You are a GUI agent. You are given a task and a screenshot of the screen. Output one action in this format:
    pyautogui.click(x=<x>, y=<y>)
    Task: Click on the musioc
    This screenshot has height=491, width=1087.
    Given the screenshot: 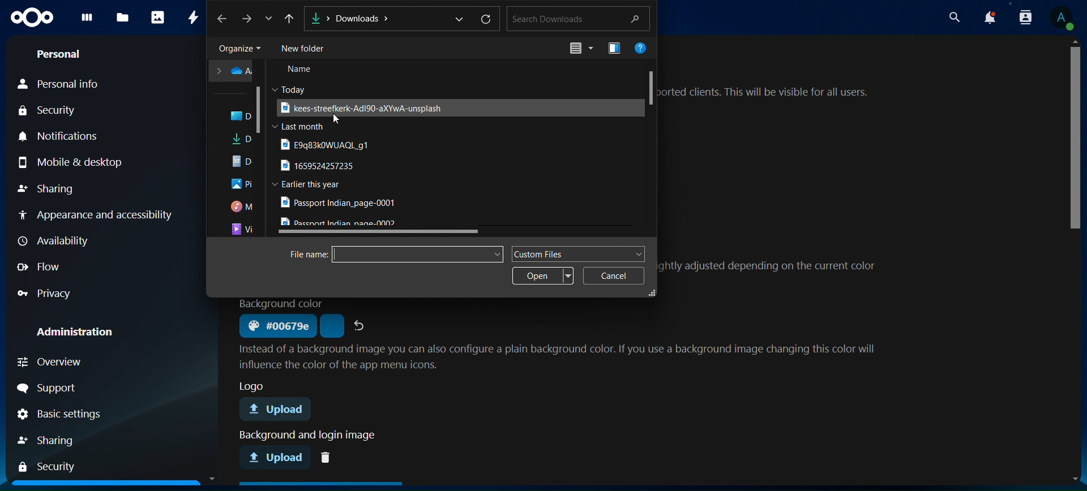 What is the action you would take?
    pyautogui.click(x=243, y=207)
    